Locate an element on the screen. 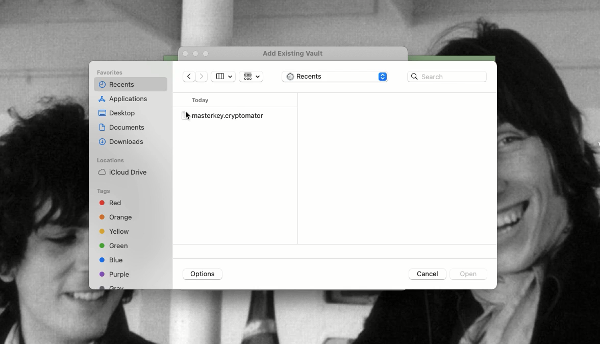  Add existing vault is located at coordinates (296, 54).